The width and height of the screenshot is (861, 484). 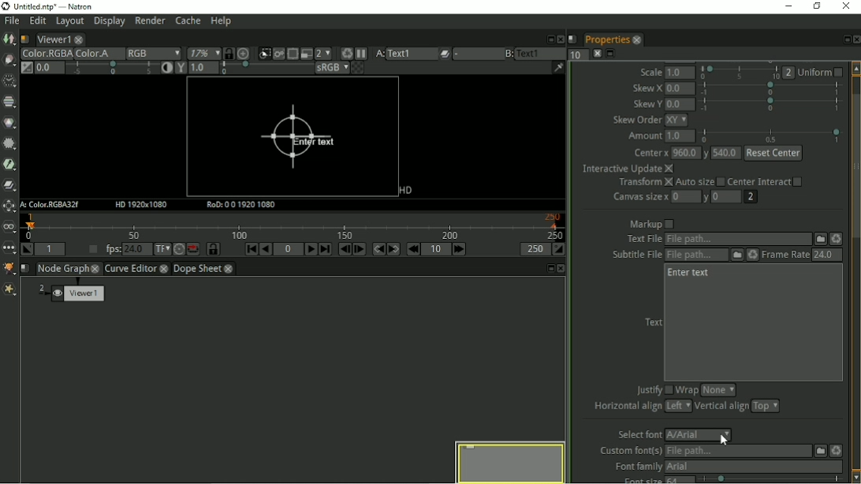 I want to click on Current frame, so click(x=289, y=249).